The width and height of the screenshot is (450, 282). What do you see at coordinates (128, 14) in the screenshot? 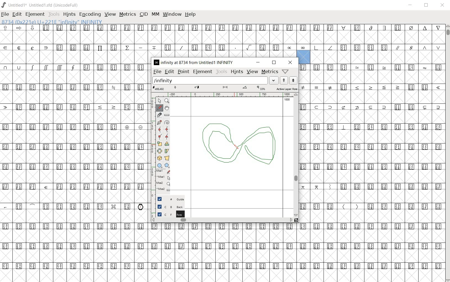
I see `metrics` at bounding box center [128, 14].